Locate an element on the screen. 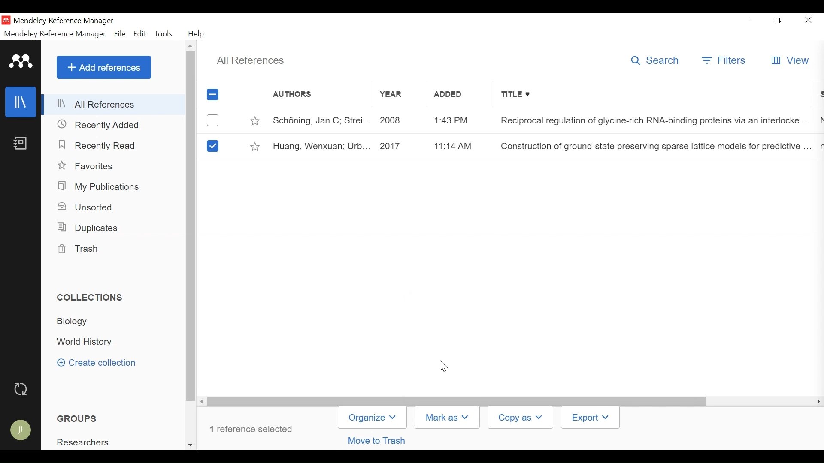 The width and height of the screenshot is (824, 463). Scroll left is located at coordinates (204, 402).